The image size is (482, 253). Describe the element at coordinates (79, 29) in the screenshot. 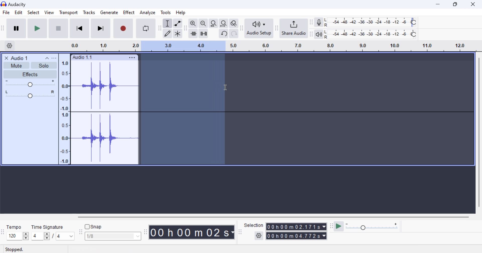

I see `Skip to Beginning` at that location.